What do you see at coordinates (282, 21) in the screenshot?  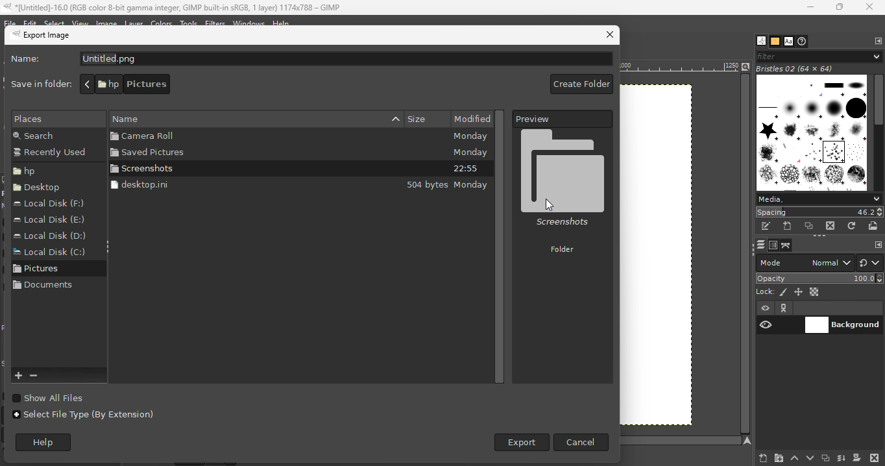 I see `Help` at bounding box center [282, 21].